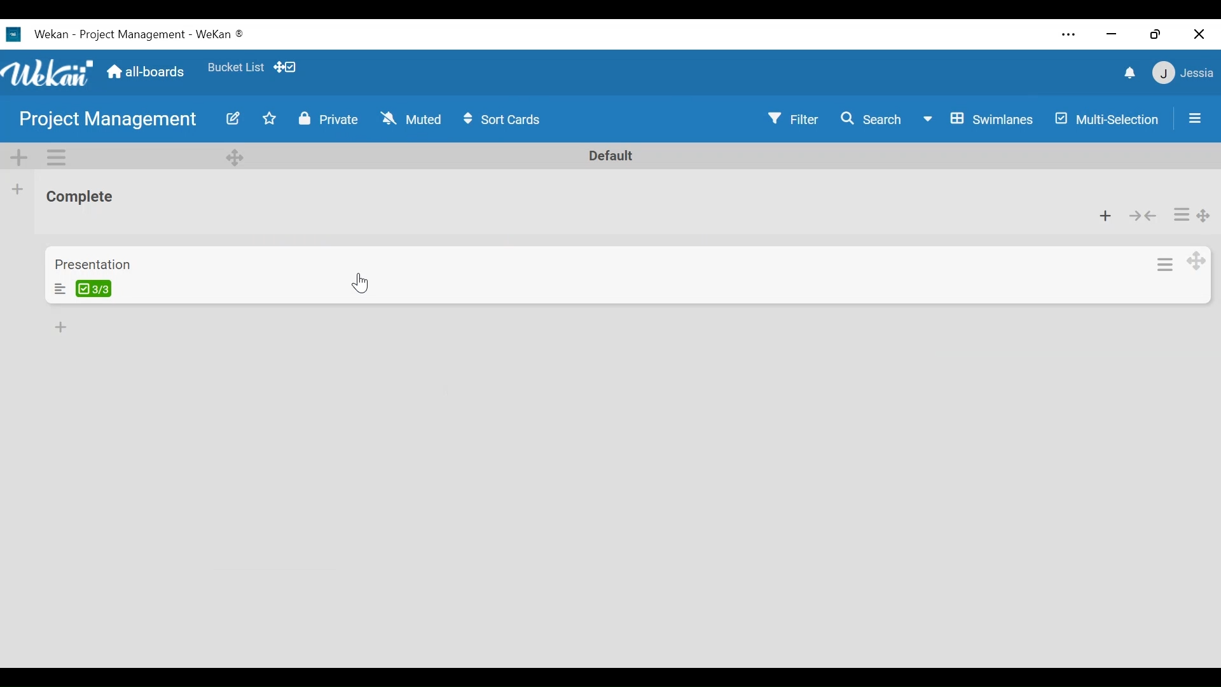 The width and height of the screenshot is (1221, 687). I want to click on desktop drag handles, so click(1204, 216).